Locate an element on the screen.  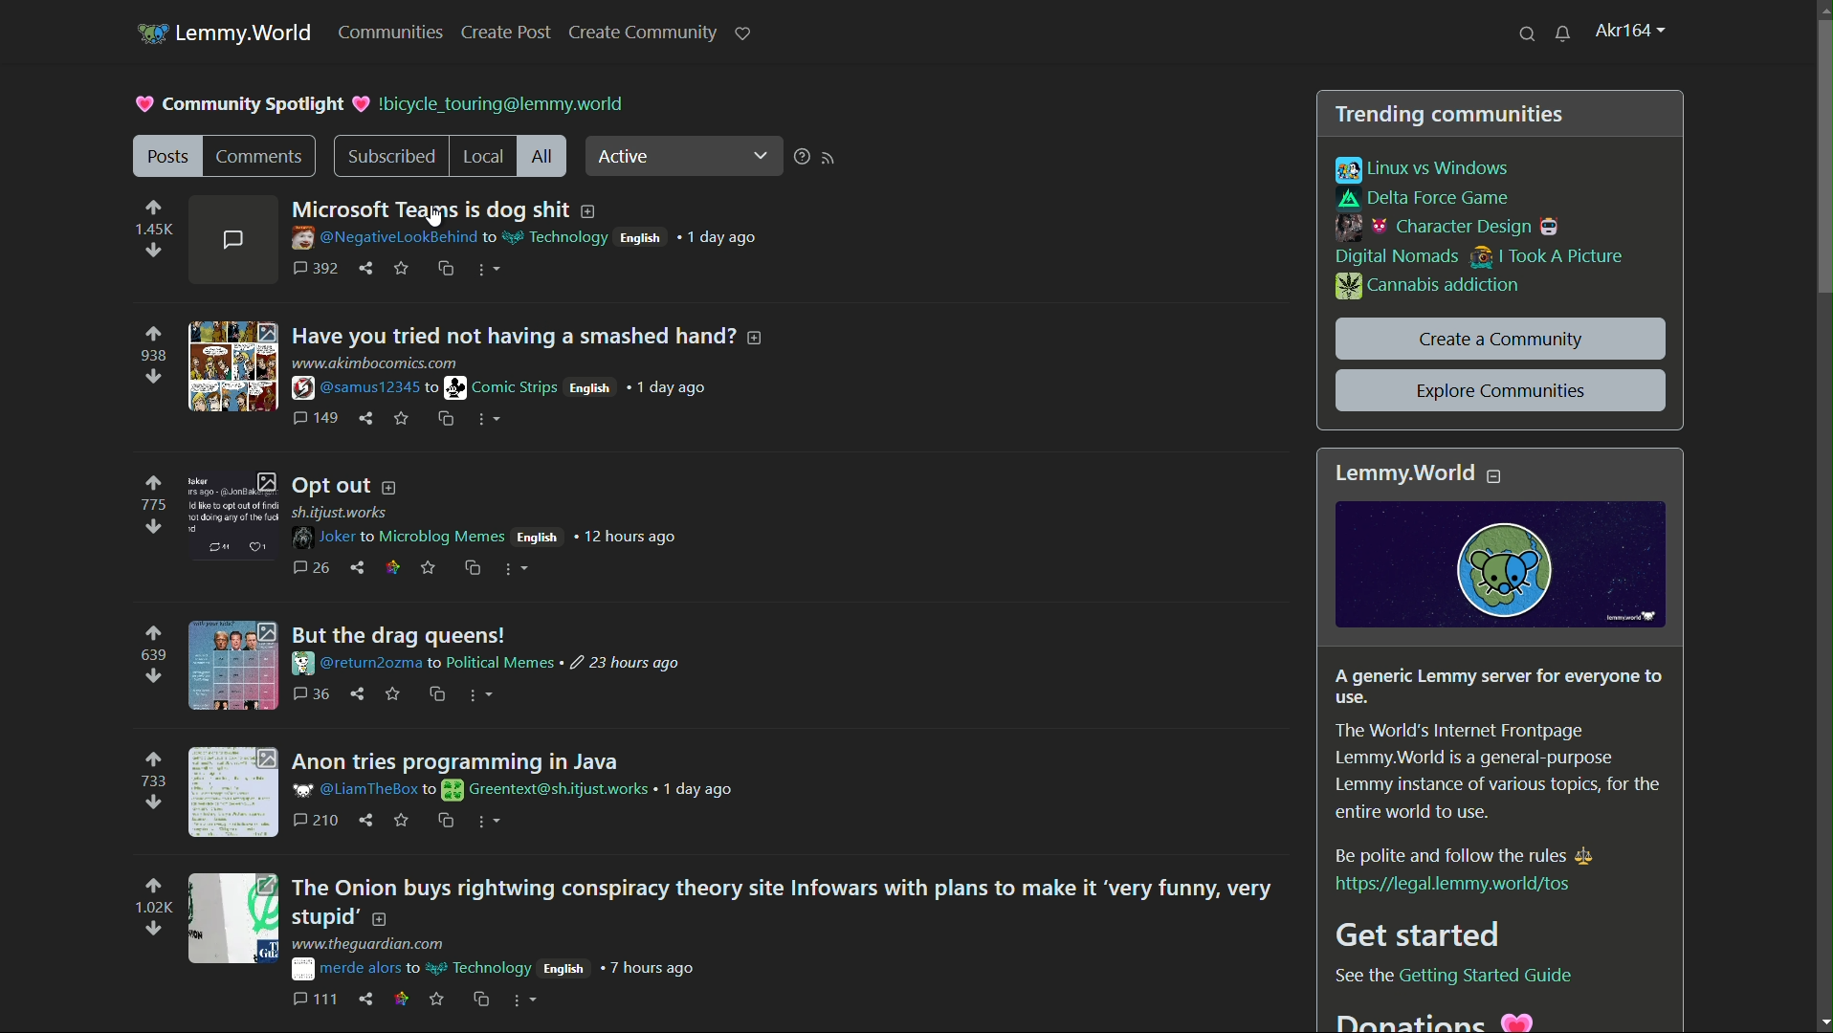
cs is located at coordinates (485, 997).